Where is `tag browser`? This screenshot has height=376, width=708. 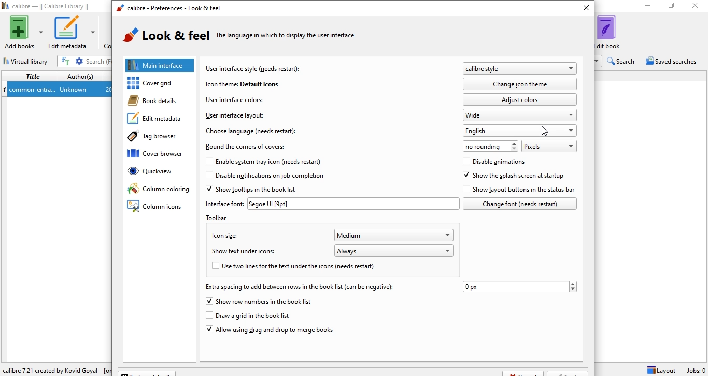
tag browser is located at coordinates (157, 138).